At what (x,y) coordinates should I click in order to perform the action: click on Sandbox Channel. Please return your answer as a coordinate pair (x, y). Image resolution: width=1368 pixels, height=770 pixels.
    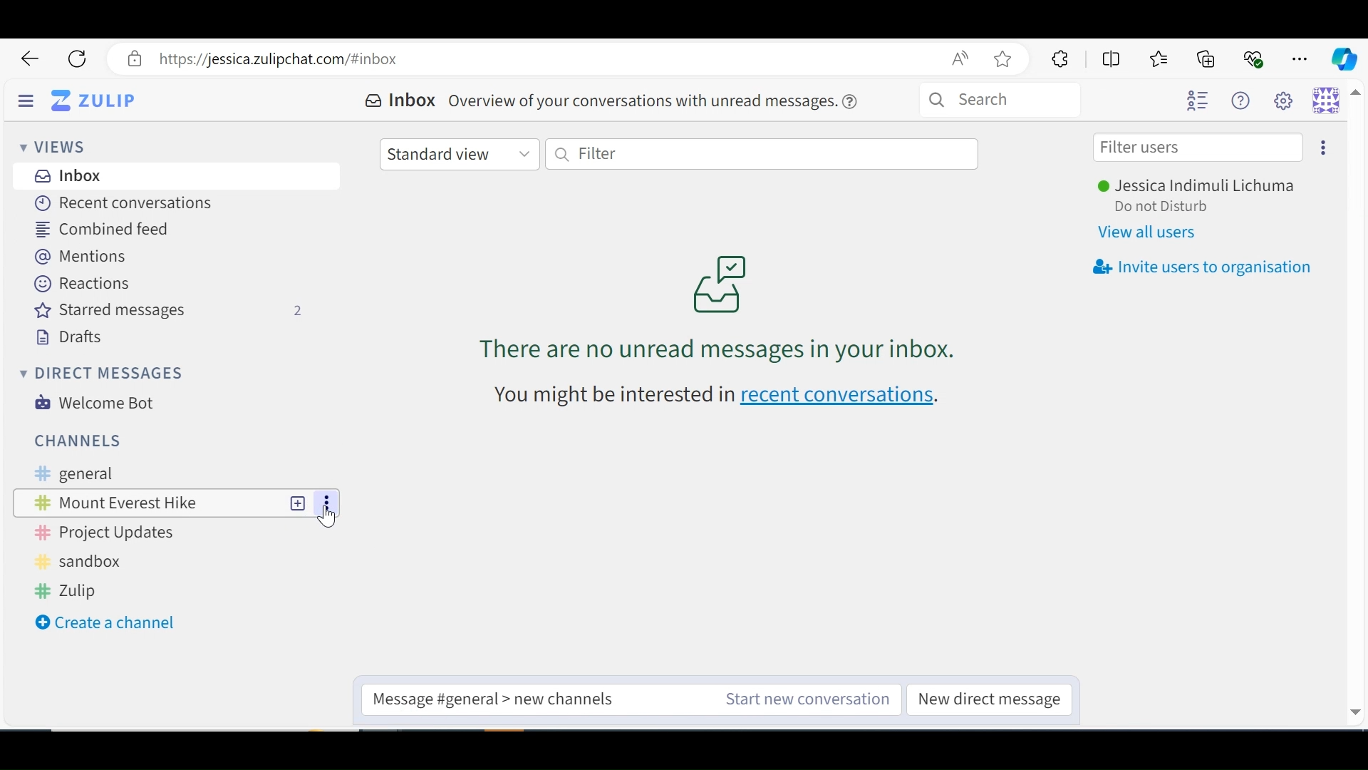
    Looking at the image, I should click on (93, 562).